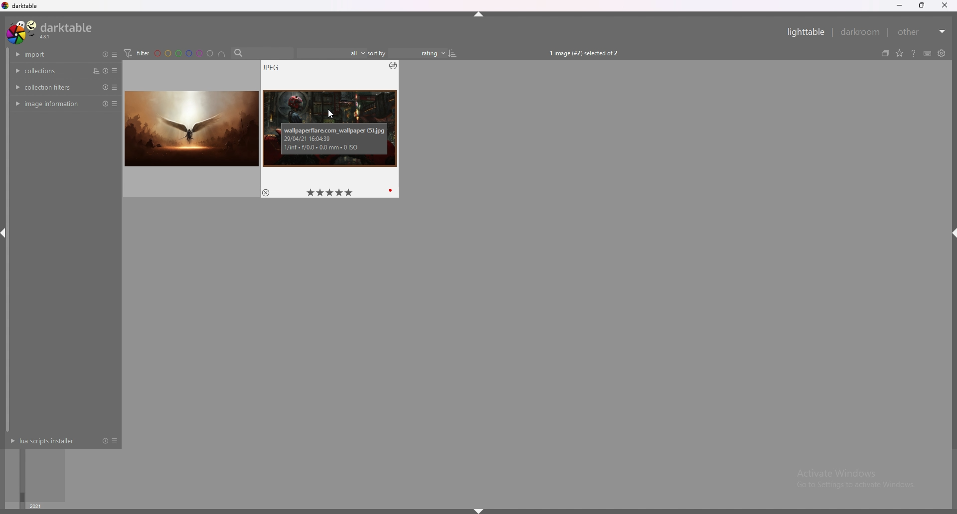 The height and width of the screenshot is (514, 957). I want to click on close, so click(944, 5).